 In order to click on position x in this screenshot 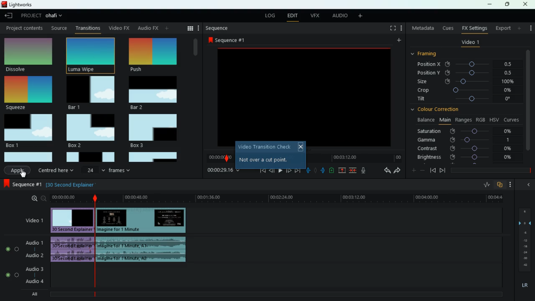, I will do `click(469, 64)`.